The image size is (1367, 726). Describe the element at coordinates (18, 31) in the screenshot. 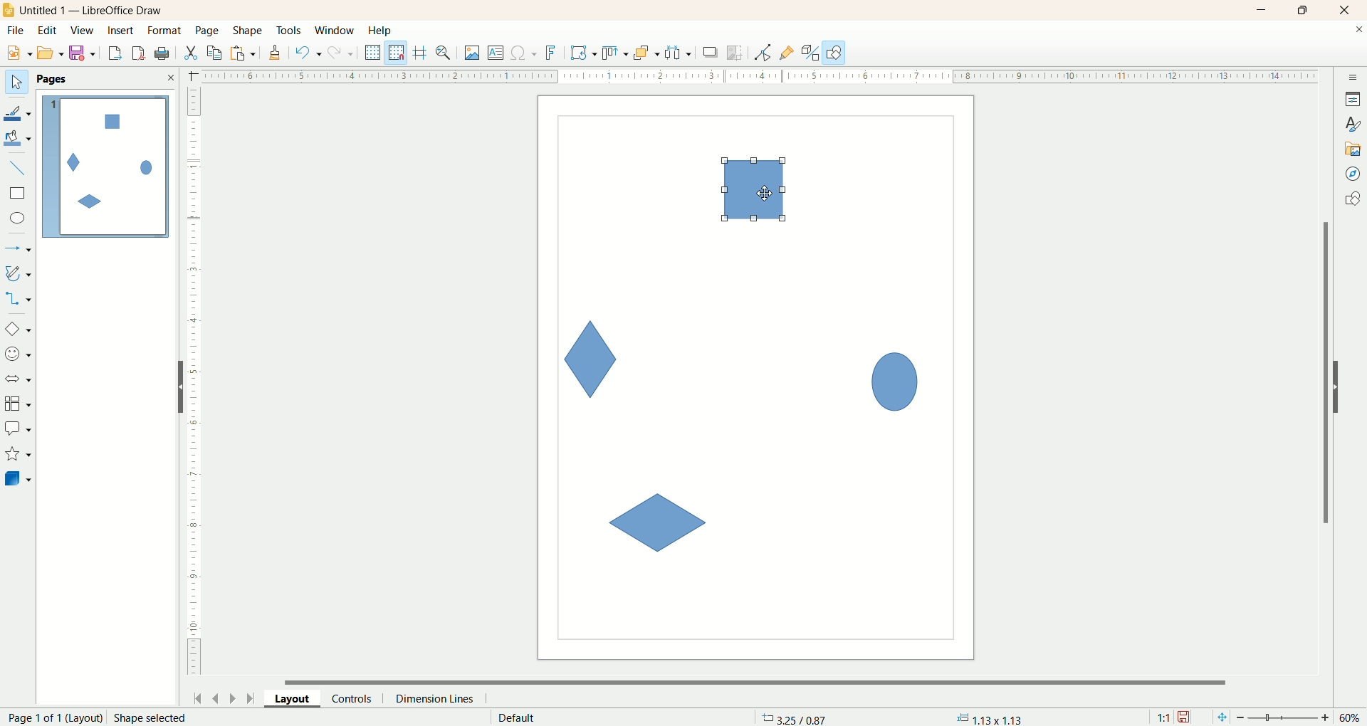

I see `file` at that location.